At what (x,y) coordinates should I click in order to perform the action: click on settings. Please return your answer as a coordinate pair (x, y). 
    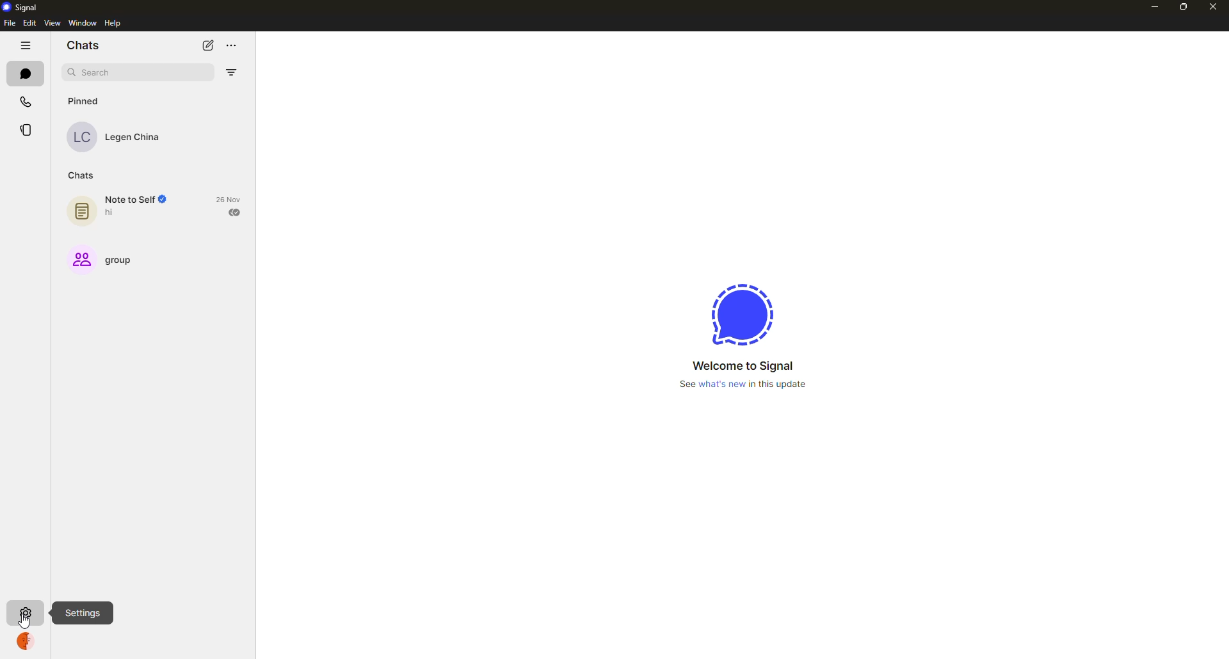
    Looking at the image, I should click on (83, 612).